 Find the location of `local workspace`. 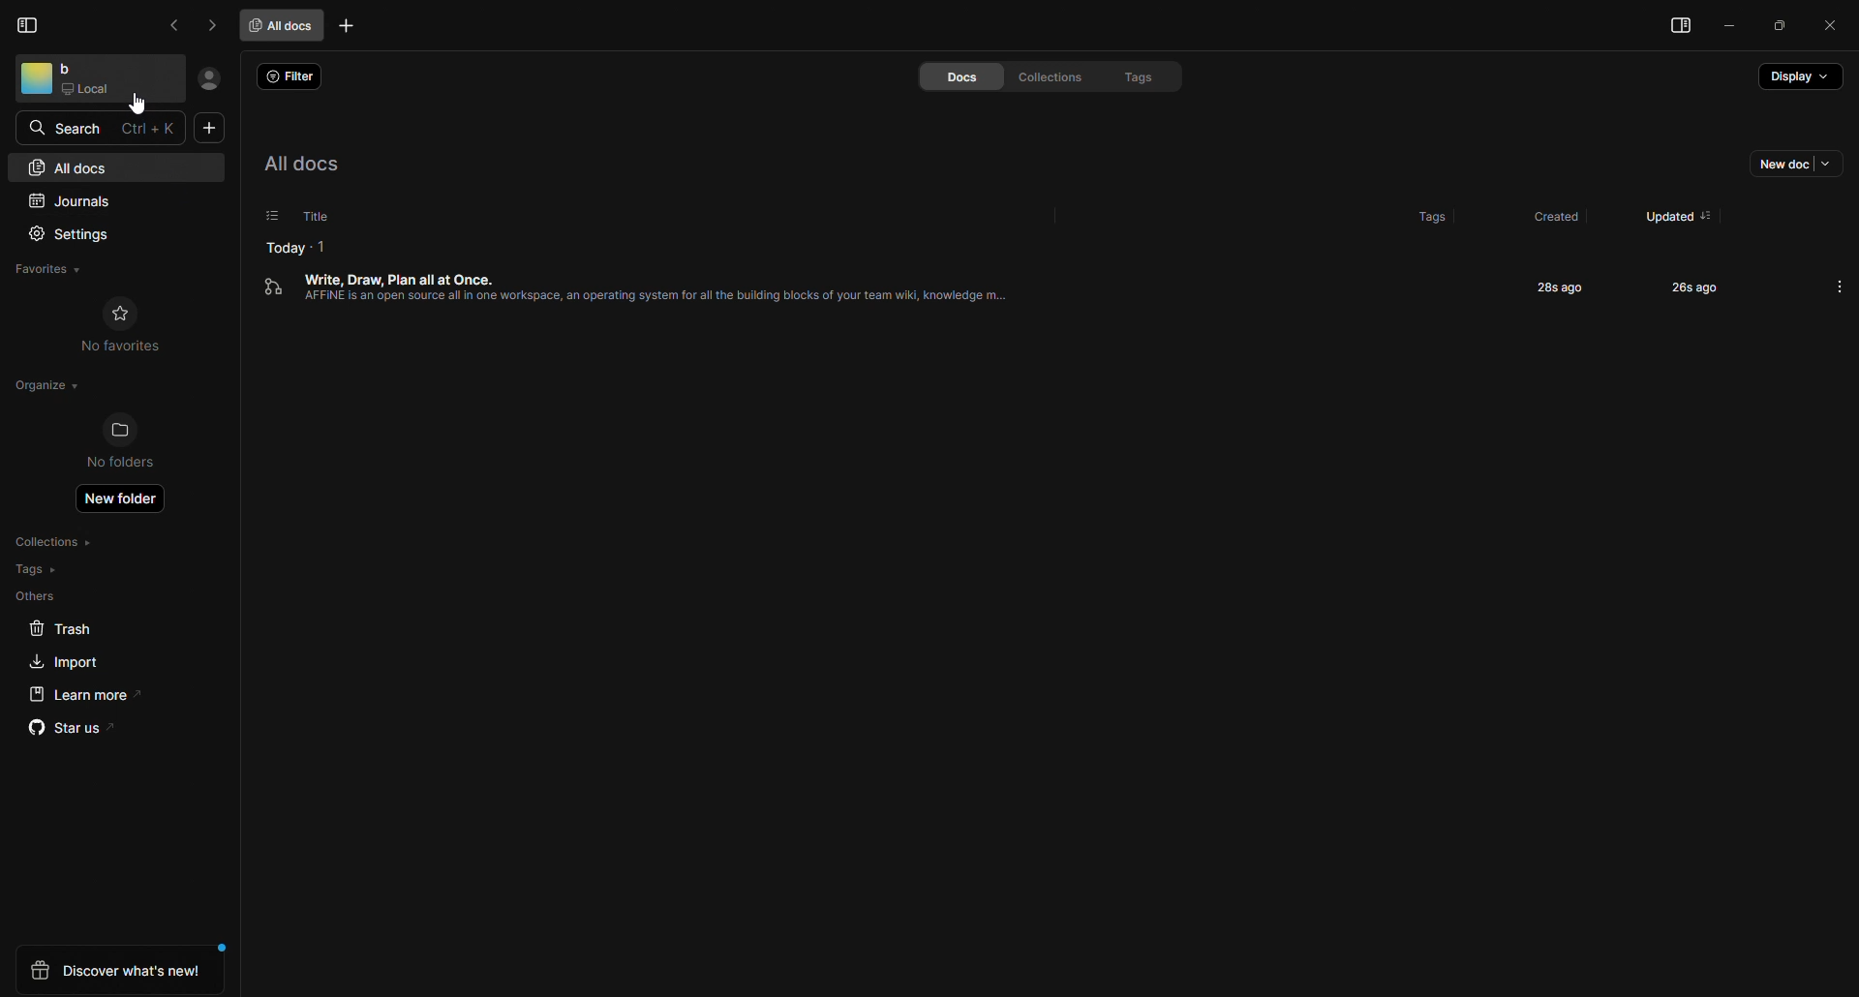

local workspace is located at coordinates (94, 79).